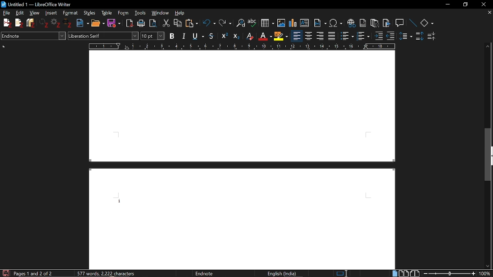  I want to click on Save, so click(113, 23).